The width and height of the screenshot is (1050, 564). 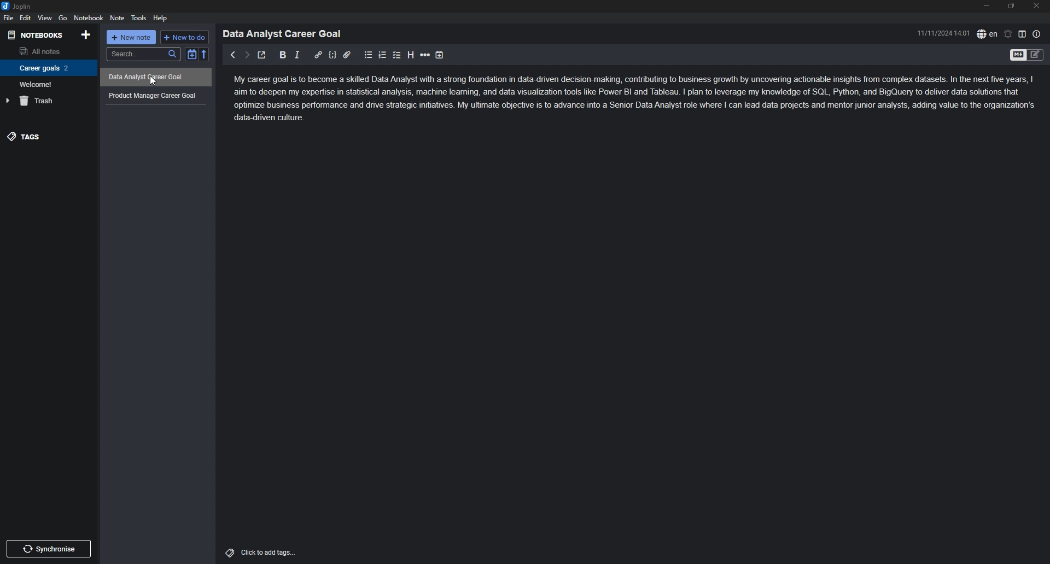 I want to click on italic, so click(x=297, y=55).